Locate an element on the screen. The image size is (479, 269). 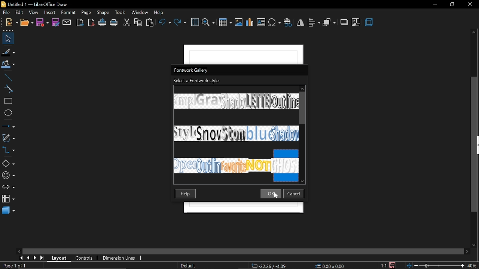
page is located at coordinates (86, 13).